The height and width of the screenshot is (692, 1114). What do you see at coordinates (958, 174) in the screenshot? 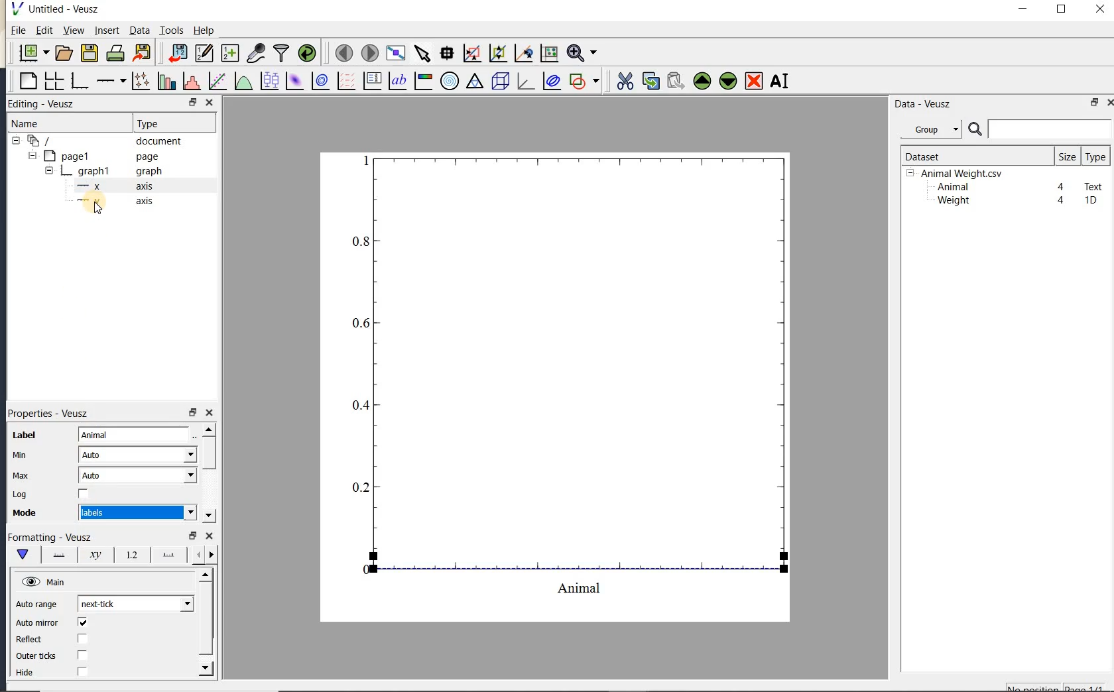
I see `Animalweight.csv` at bounding box center [958, 174].